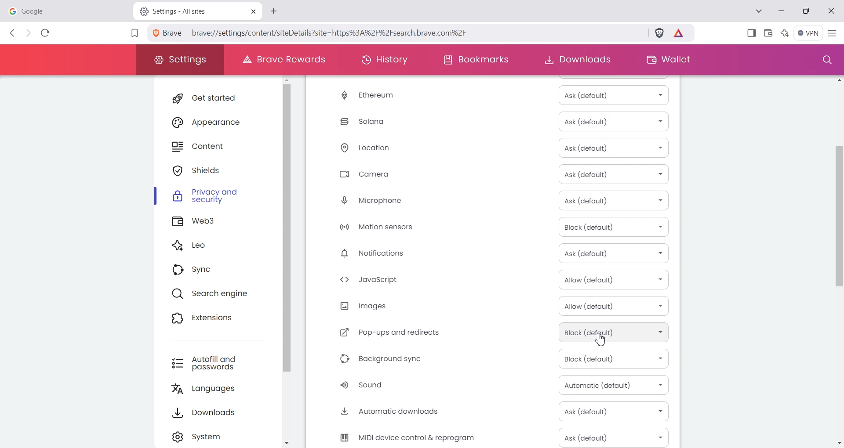  Describe the element at coordinates (292, 262) in the screenshot. I see `Vertical scroll bar` at that location.